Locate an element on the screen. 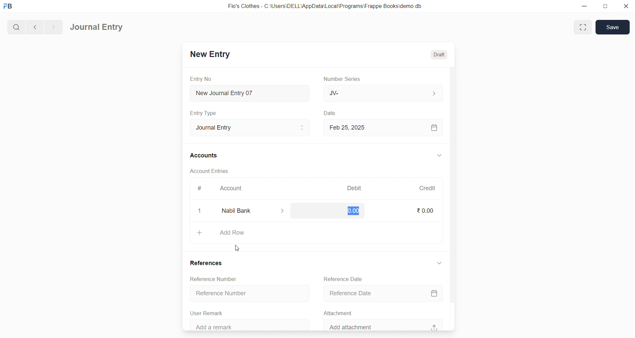  close is located at coordinates (625, 7).